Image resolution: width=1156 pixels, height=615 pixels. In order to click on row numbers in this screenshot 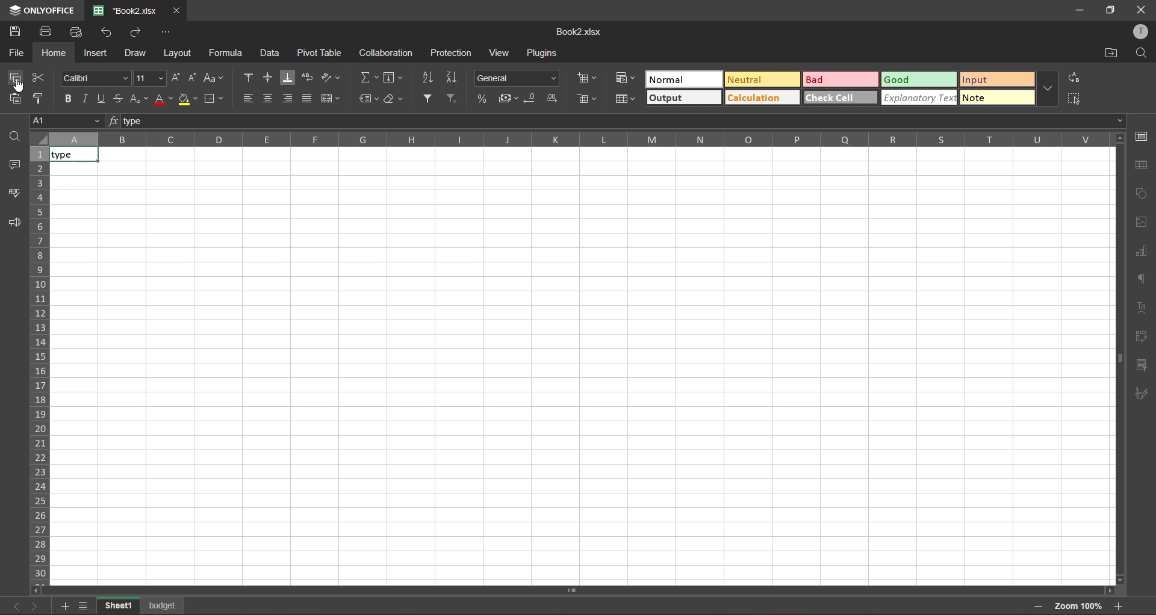, I will do `click(40, 365)`.